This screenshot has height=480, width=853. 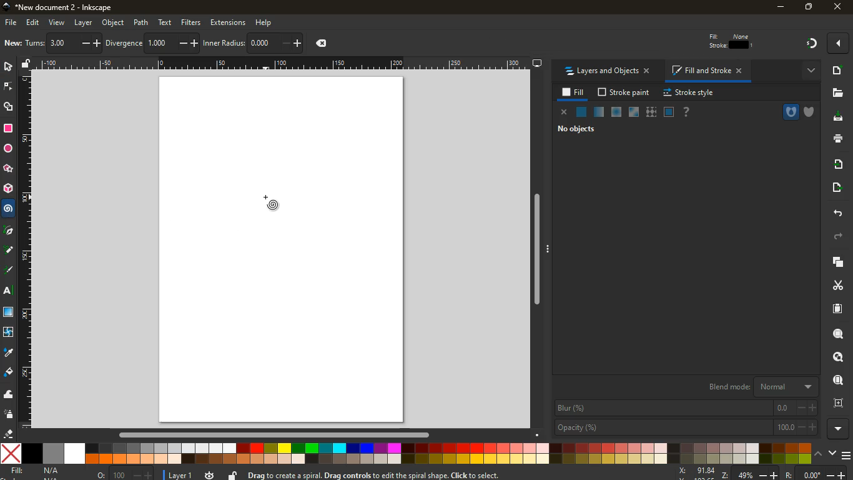 I want to click on frame, so click(x=837, y=404).